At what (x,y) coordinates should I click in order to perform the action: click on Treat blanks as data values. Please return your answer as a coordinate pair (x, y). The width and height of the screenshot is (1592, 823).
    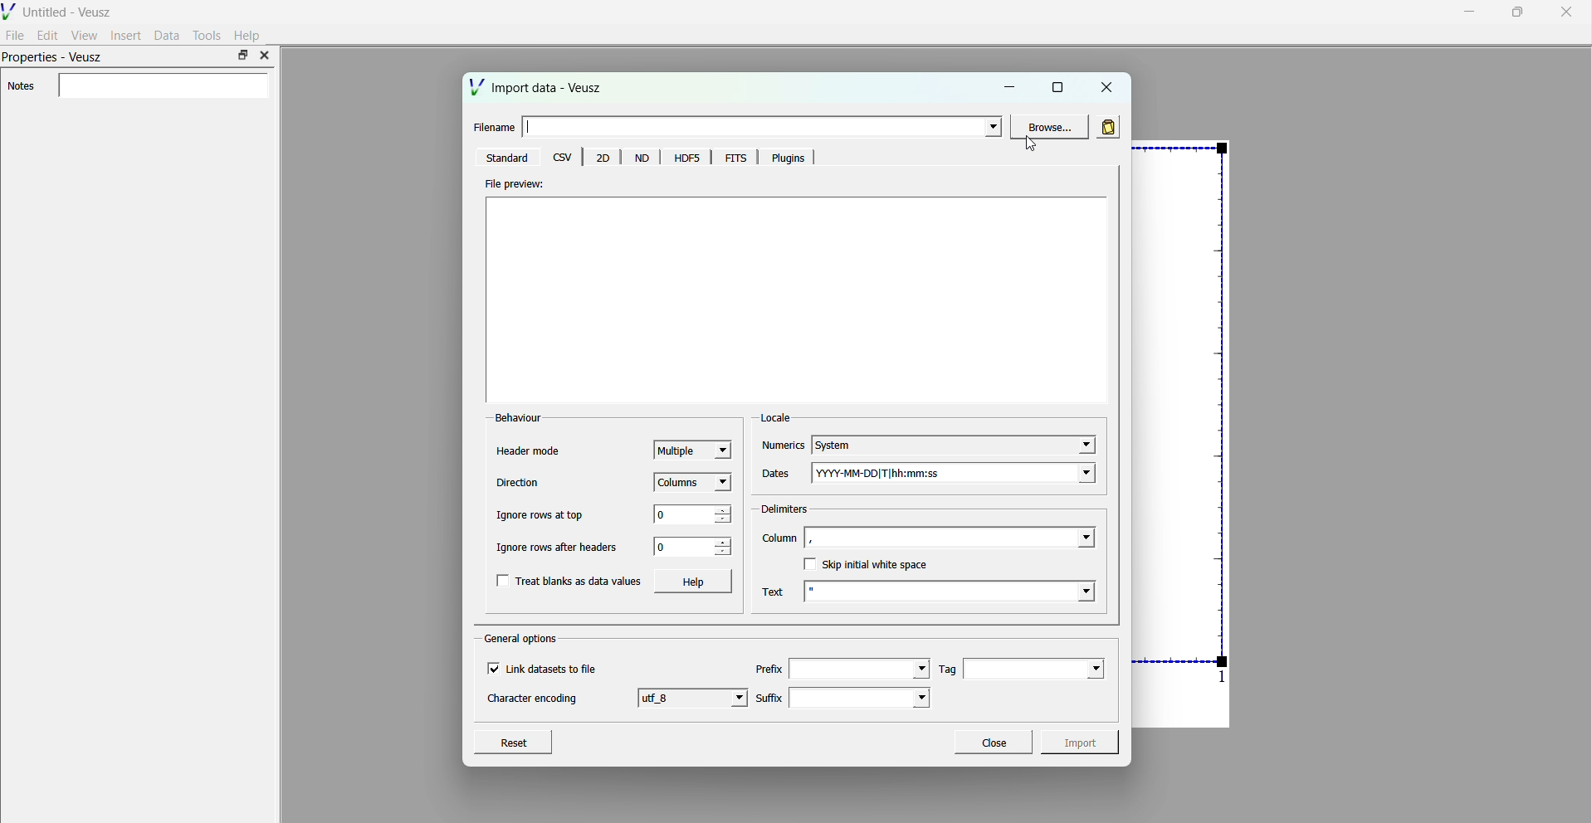
    Looking at the image, I should click on (580, 582).